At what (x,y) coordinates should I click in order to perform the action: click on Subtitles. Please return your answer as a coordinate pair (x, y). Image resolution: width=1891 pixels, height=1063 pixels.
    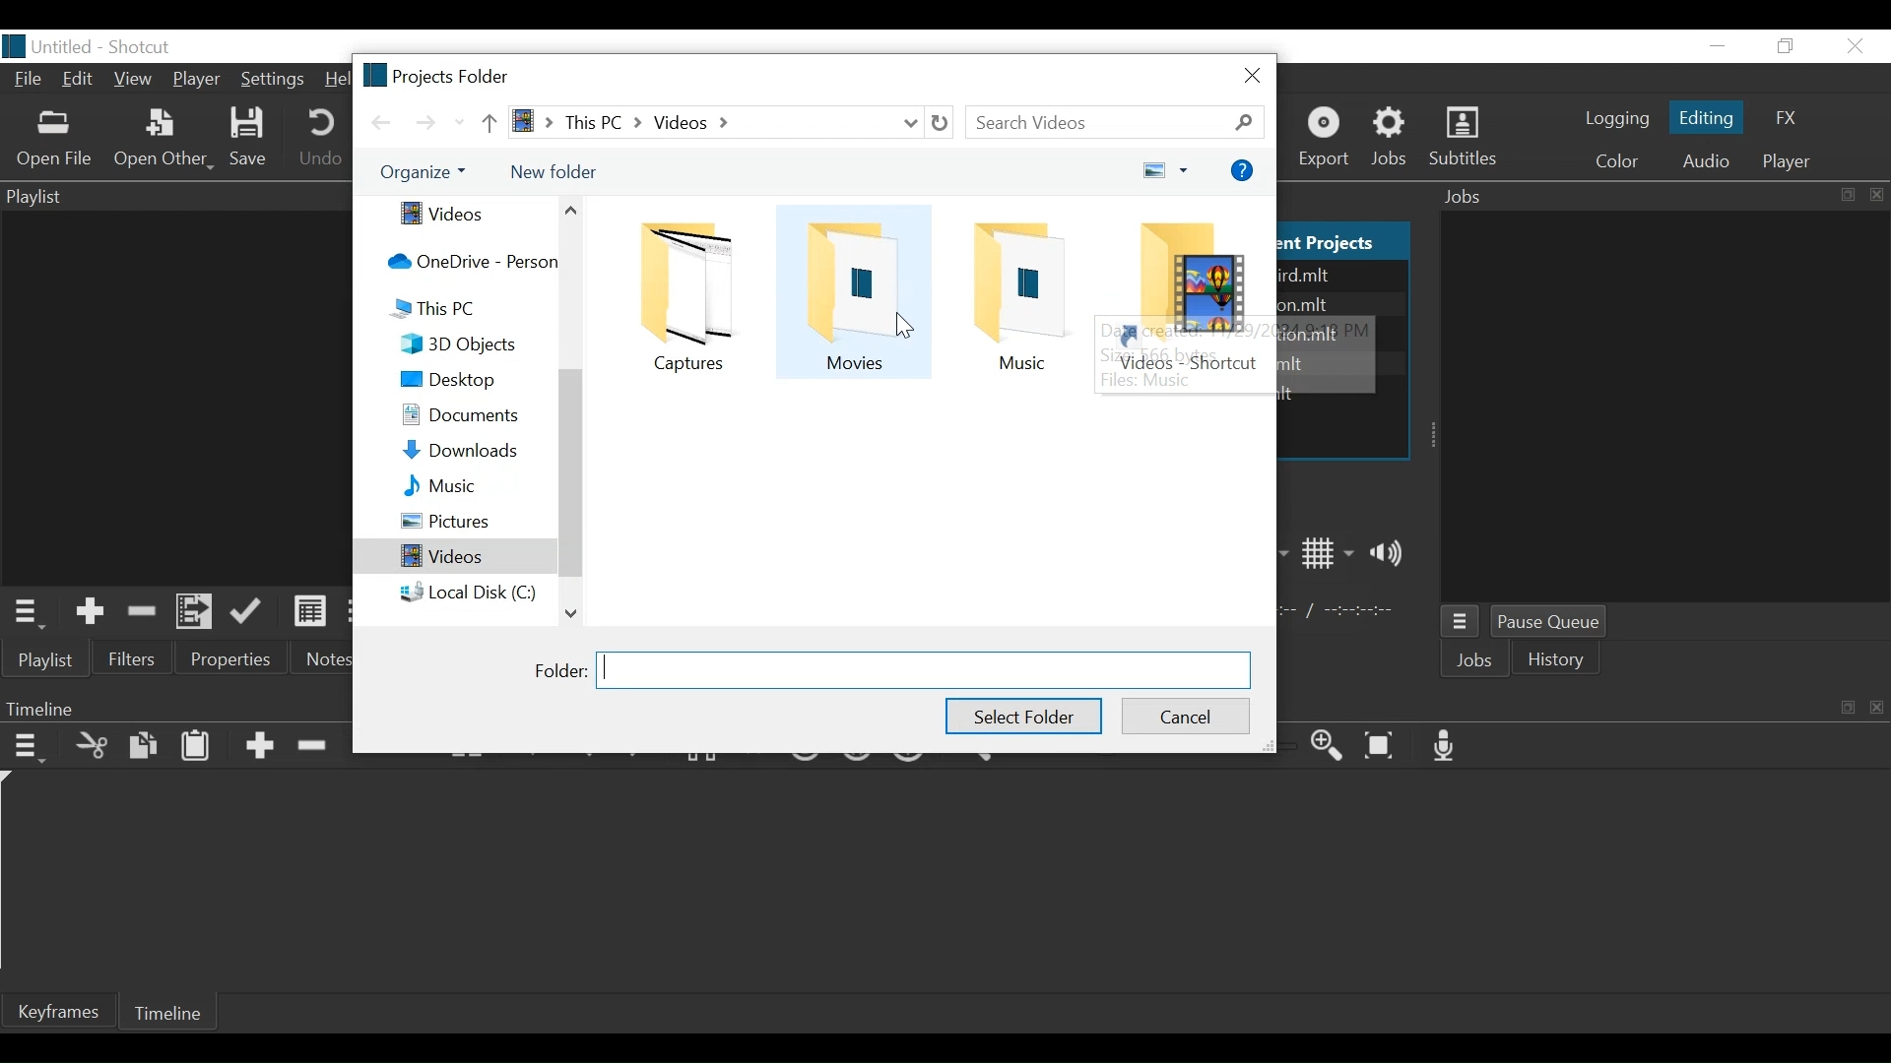
    Looking at the image, I should click on (1463, 138).